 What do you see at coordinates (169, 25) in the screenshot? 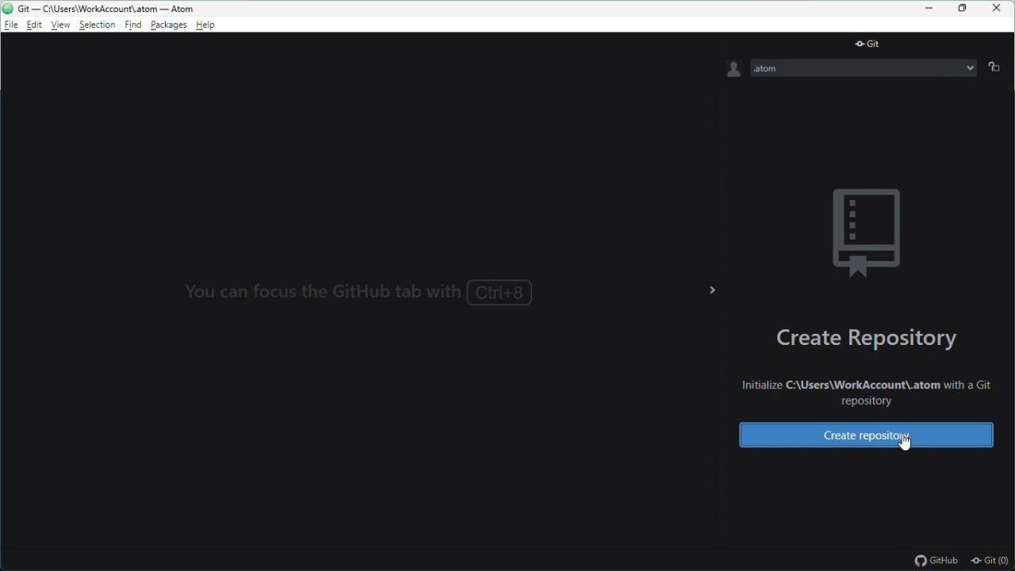
I see `package` at bounding box center [169, 25].